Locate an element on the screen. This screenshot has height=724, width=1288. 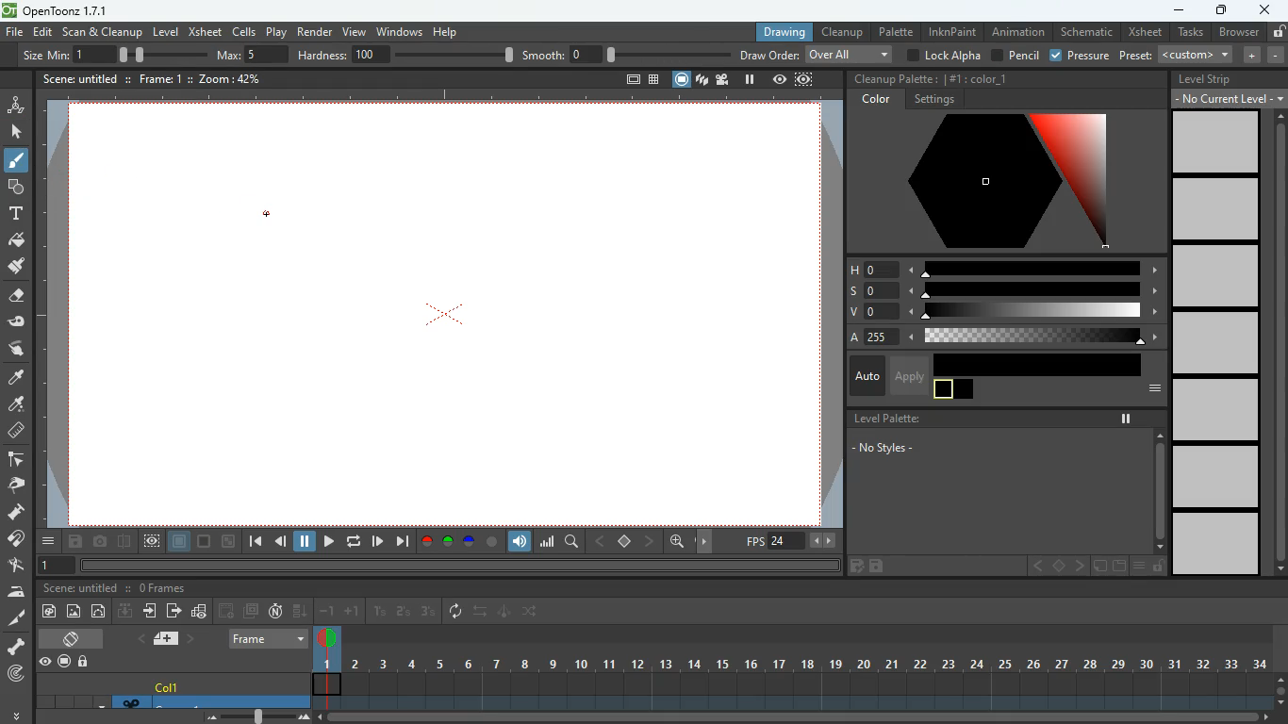
middle is located at coordinates (1060, 566).